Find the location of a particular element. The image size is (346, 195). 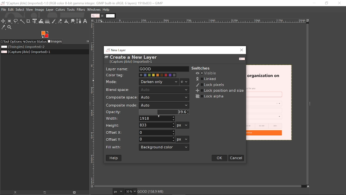

current image is located at coordinates (269, 103).